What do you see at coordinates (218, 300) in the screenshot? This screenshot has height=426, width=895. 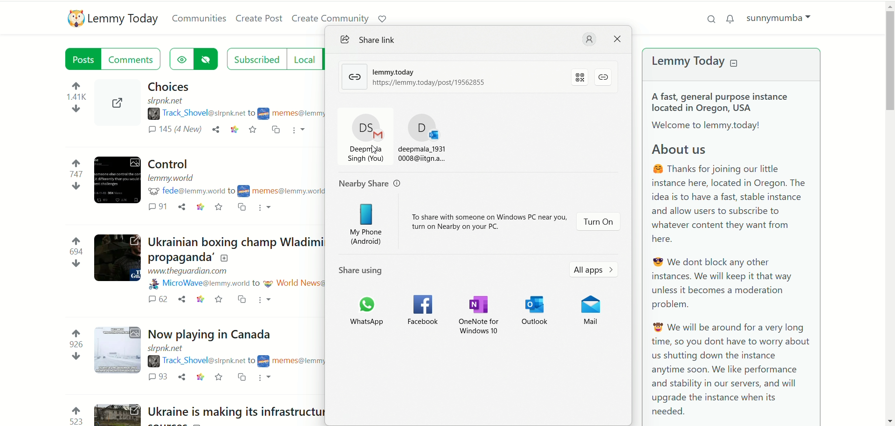 I see `save` at bounding box center [218, 300].